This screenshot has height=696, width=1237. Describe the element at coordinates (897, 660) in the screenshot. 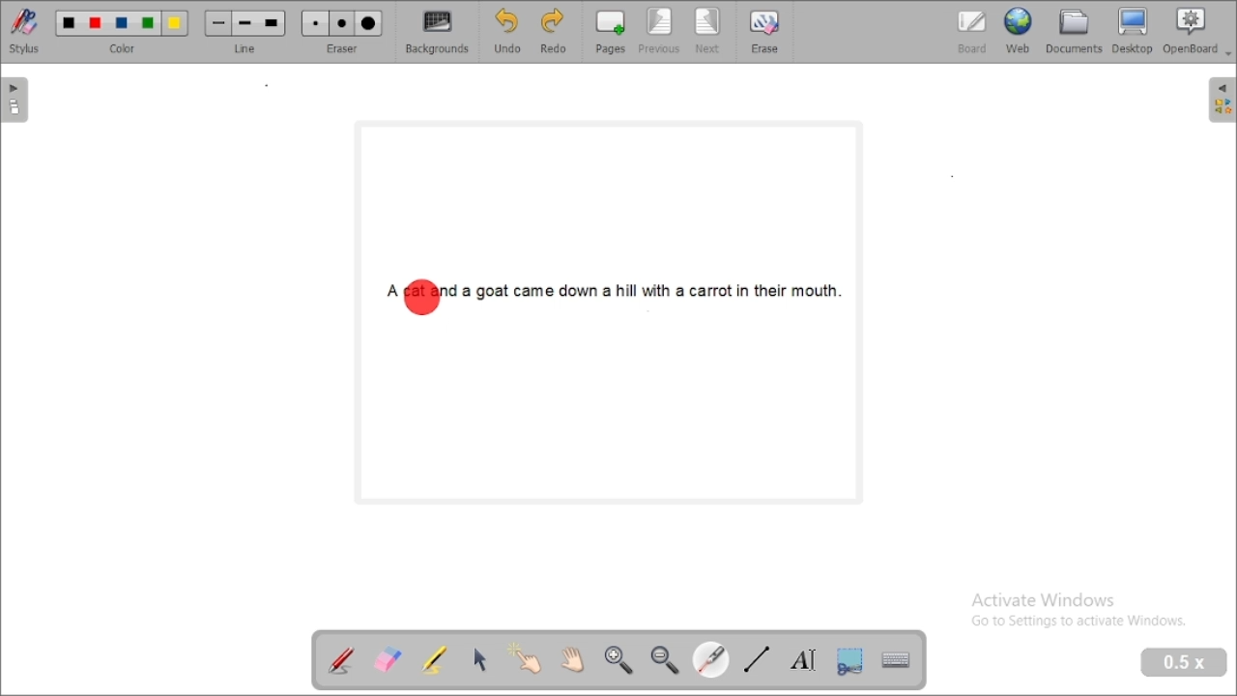

I see `display virtual keyboard` at that location.